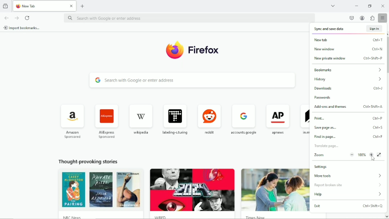  I want to click on history, so click(348, 80).